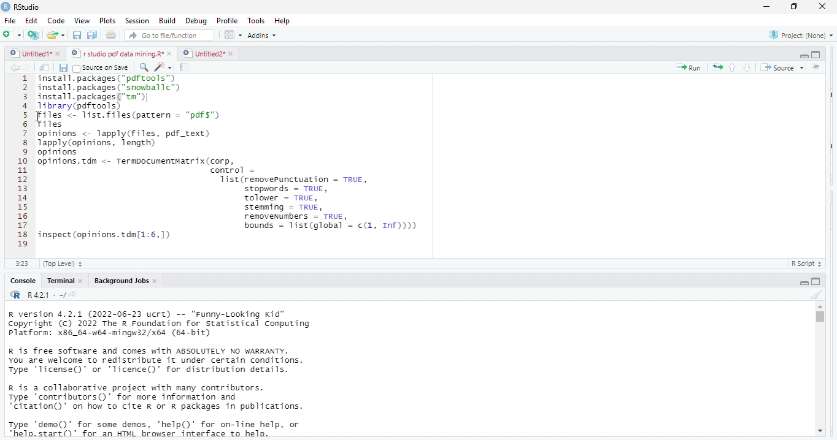 The image size is (837, 440). What do you see at coordinates (29, 67) in the screenshot?
I see `go forward to the next source location` at bounding box center [29, 67].